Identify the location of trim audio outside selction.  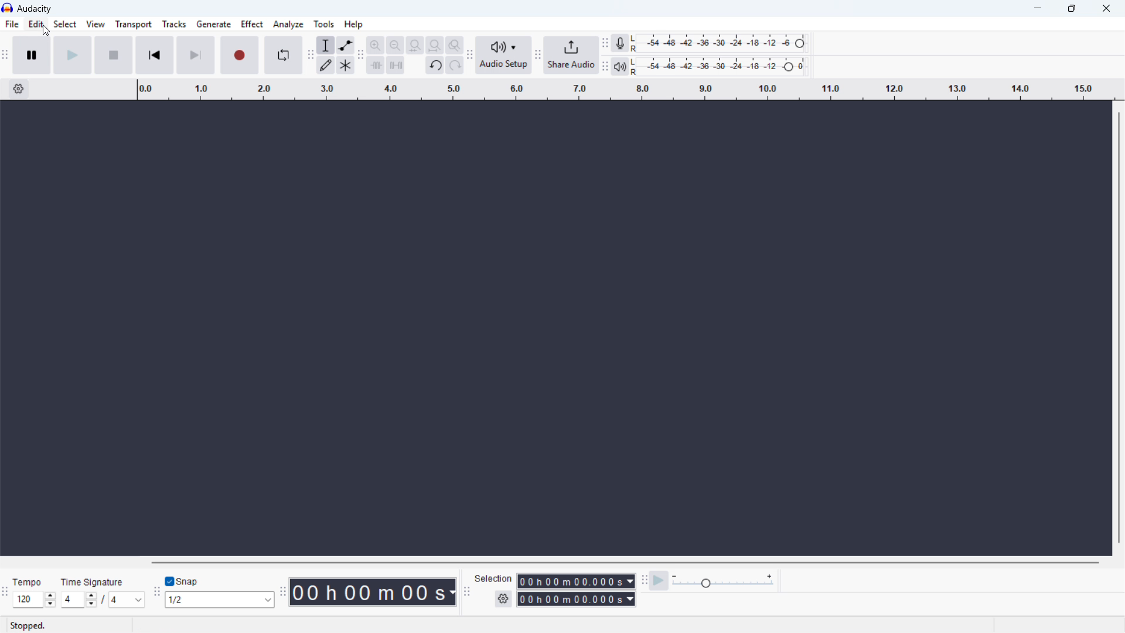
(376, 64).